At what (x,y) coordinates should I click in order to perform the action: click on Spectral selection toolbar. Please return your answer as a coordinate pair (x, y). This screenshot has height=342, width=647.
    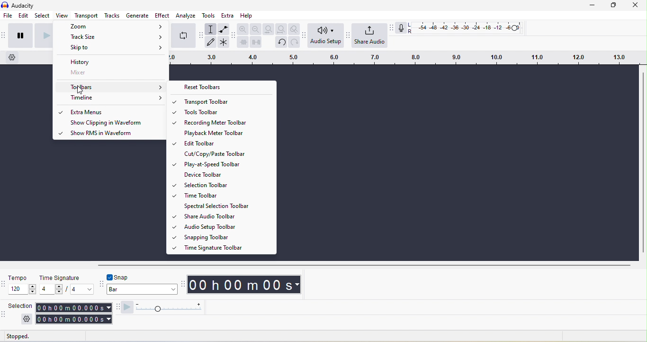
    Looking at the image, I should click on (227, 206).